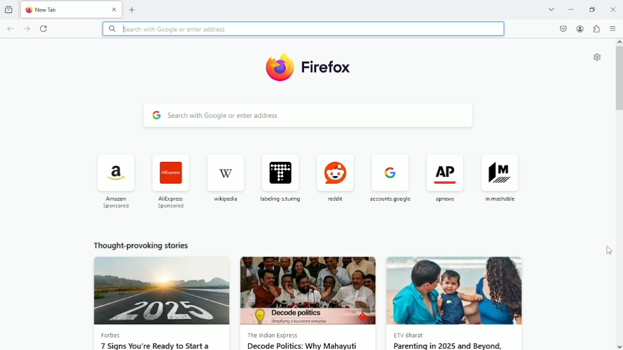 Image resolution: width=623 pixels, height=350 pixels. What do you see at coordinates (161, 291) in the screenshot?
I see `image` at bounding box center [161, 291].